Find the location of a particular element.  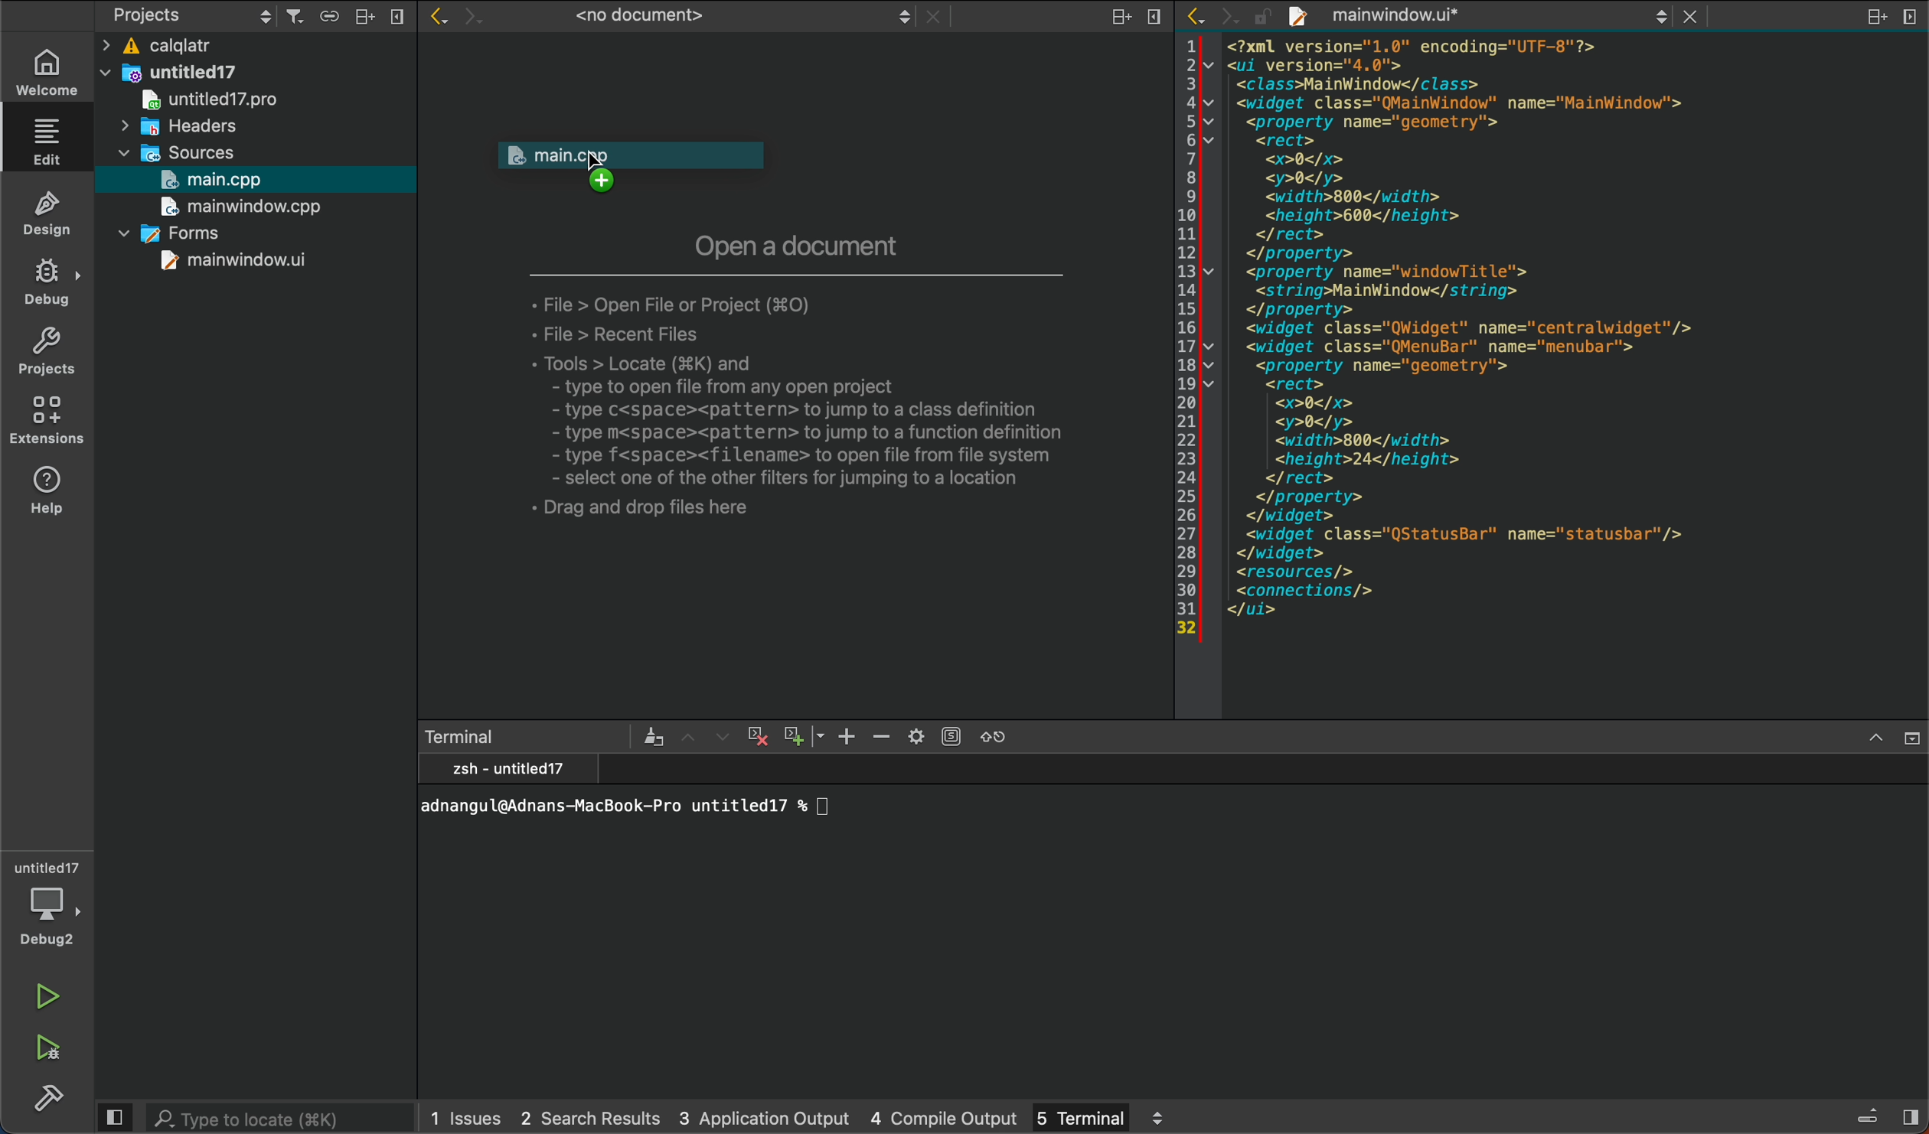

split is located at coordinates (1123, 18).